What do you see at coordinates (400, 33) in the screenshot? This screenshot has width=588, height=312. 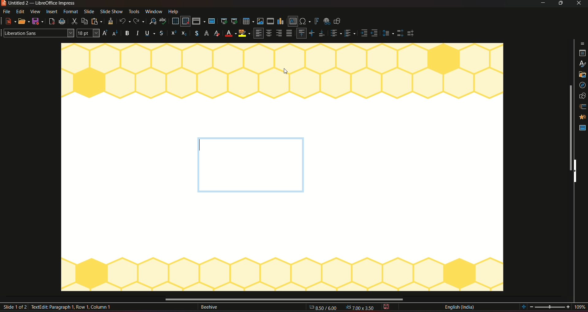 I see `Top spacing` at bounding box center [400, 33].